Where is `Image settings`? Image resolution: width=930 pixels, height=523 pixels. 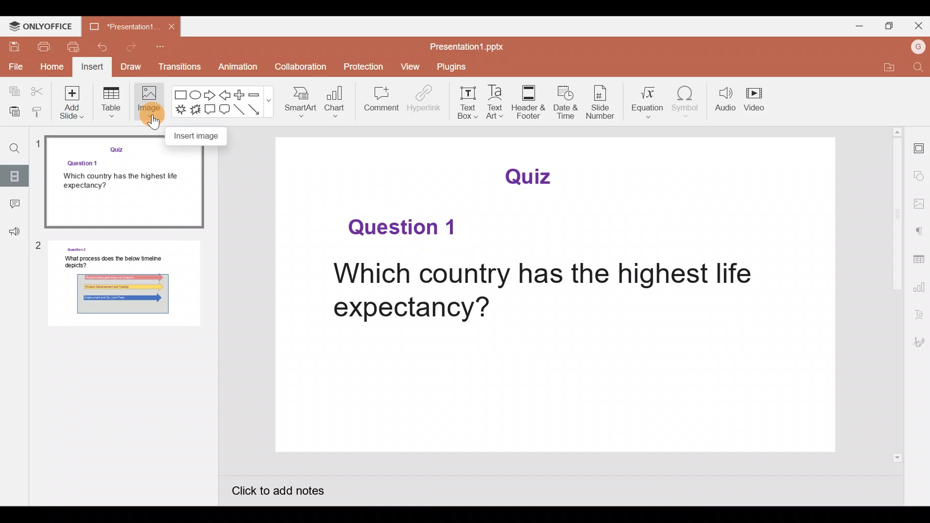
Image settings is located at coordinates (920, 205).